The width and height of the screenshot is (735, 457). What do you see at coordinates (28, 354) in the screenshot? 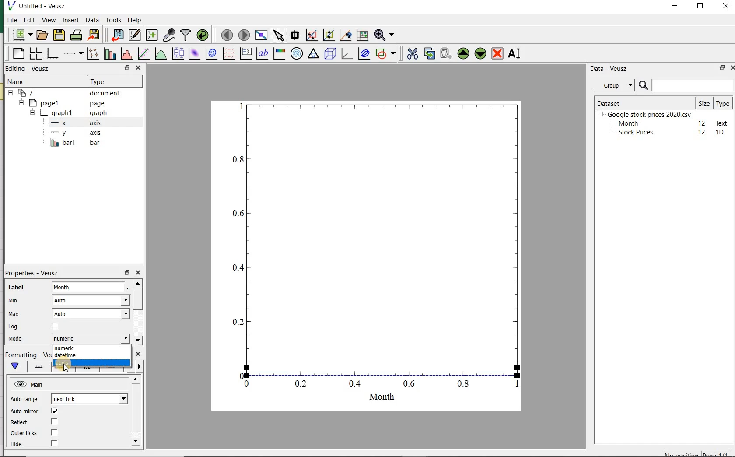
I see `Formatting - Veusz` at bounding box center [28, 354].